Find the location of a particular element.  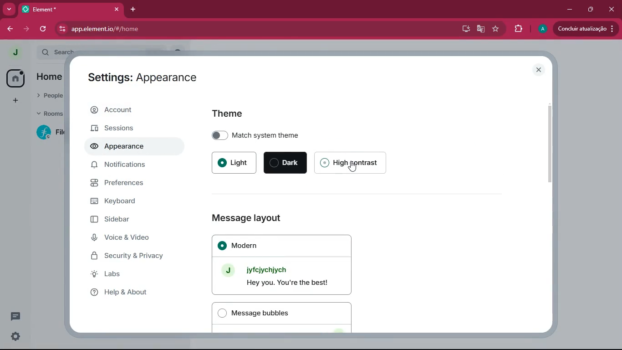

close is located at coordinates (612, 10).